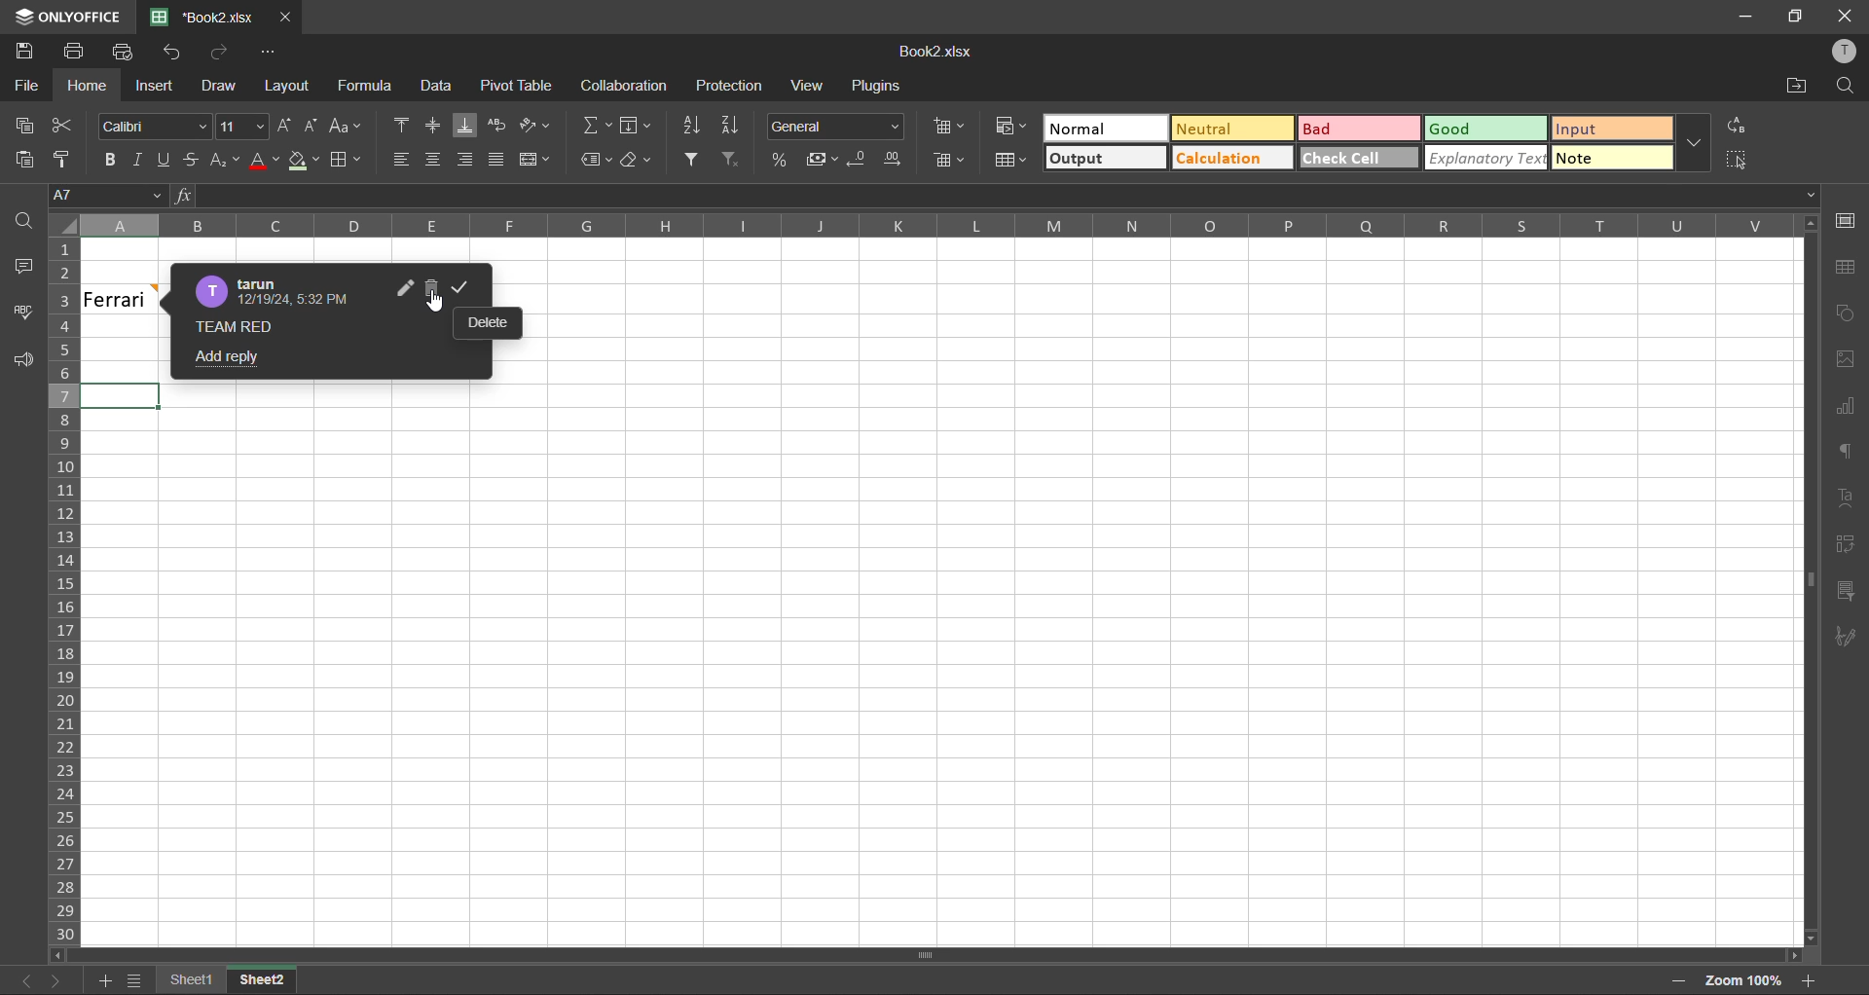 Image resolution: width=1869 pixels, height=995 pixels. What do you see at coordinates (1848, 84) in the screenshot?
I see `Find` at bounding box center [1848, 84].